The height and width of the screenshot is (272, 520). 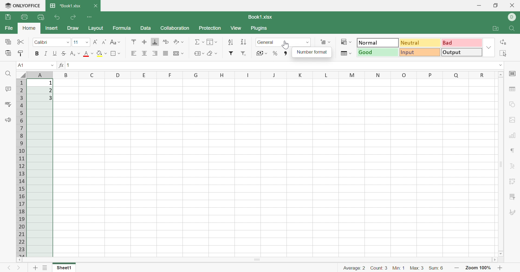 What do you see at coordinates (378, 42) in the screenshot?
I see `Normal` at bounding box center [378, 42].